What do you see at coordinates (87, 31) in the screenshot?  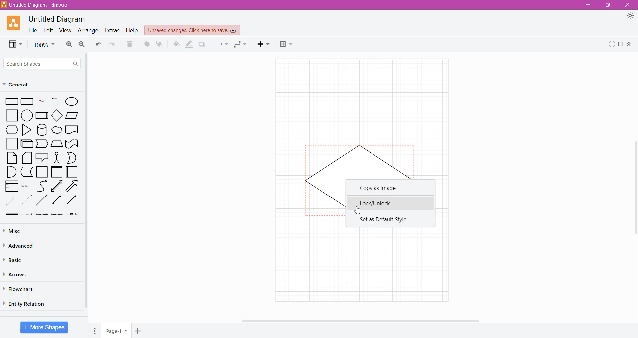 I see `Arrange` at bounding box center [87, 31].